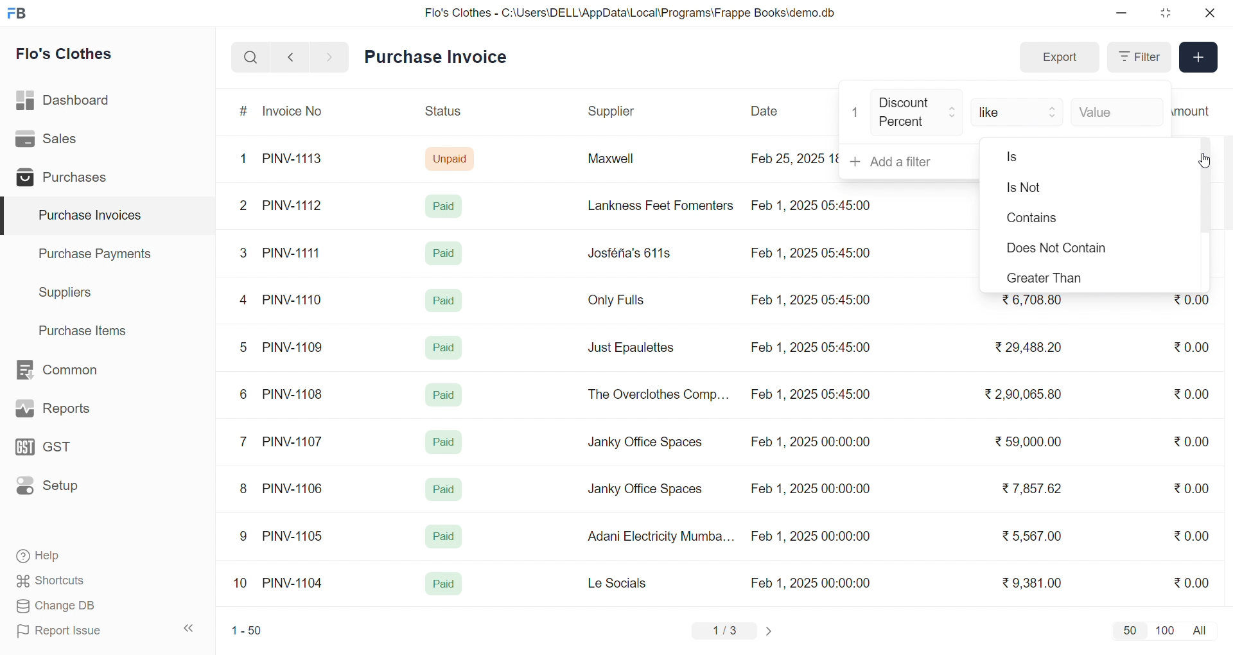  I want to click on Lankness Feet Fomenters, so click(652, 205).